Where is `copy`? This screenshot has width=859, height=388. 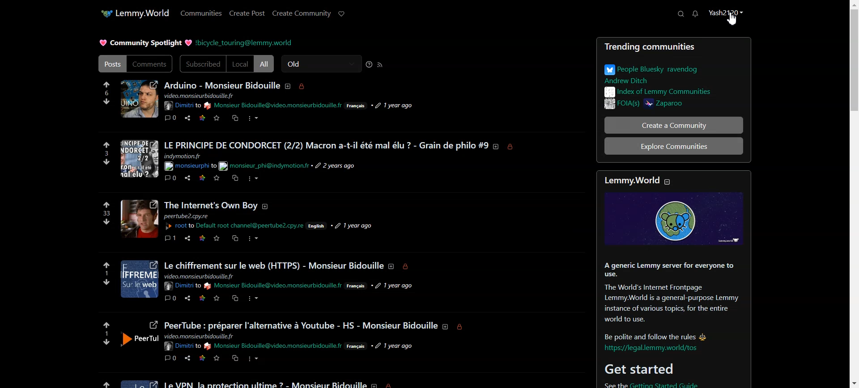 copy is located at coordinates (235, 240).